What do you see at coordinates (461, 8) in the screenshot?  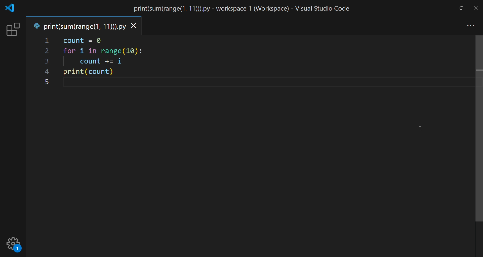 I see `maximize` at bounding box center [461, 8].